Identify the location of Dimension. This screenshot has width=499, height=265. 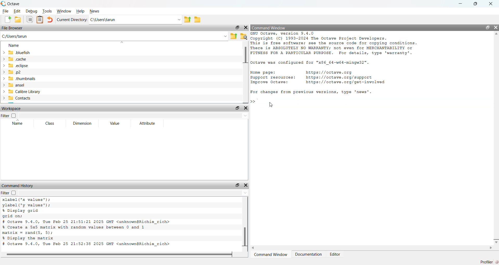
(81, 123).